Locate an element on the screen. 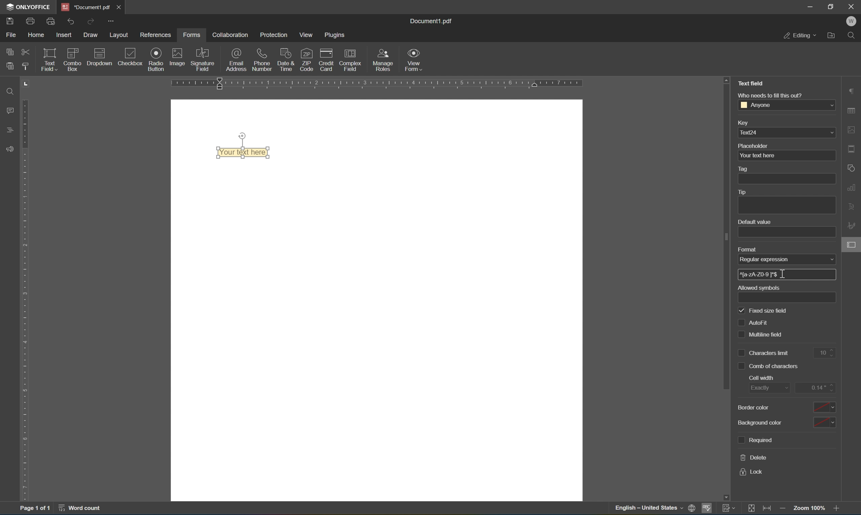 The width and height of the screenshot is (861, 515). text24 is located at coordinates (787, 132).